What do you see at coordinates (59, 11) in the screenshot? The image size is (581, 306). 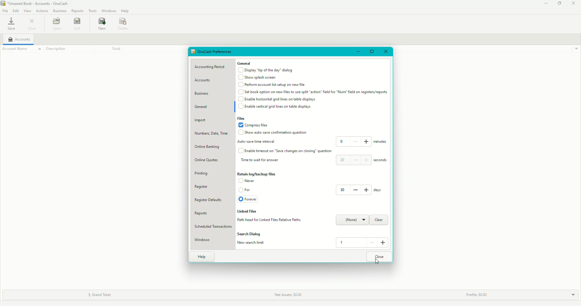 I see `Business` at bounding box center [59, 11].